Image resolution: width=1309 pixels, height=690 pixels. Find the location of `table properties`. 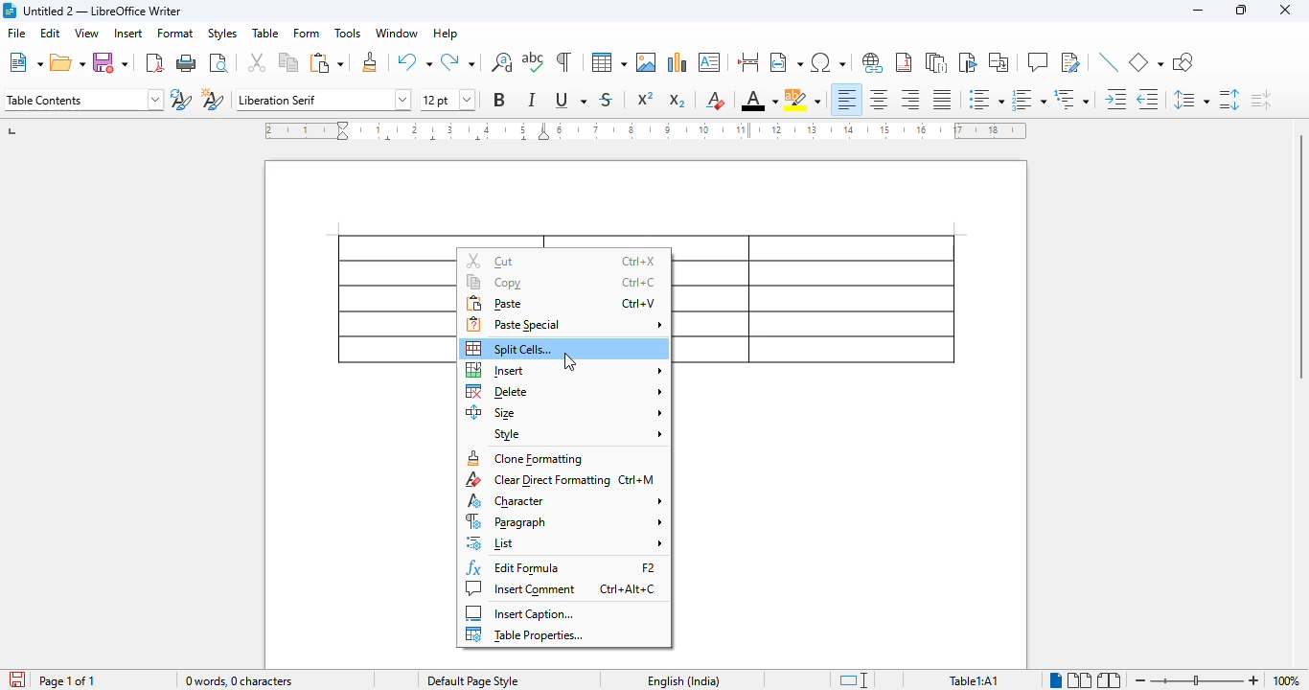

table properties is located at coordinates (526, 634).